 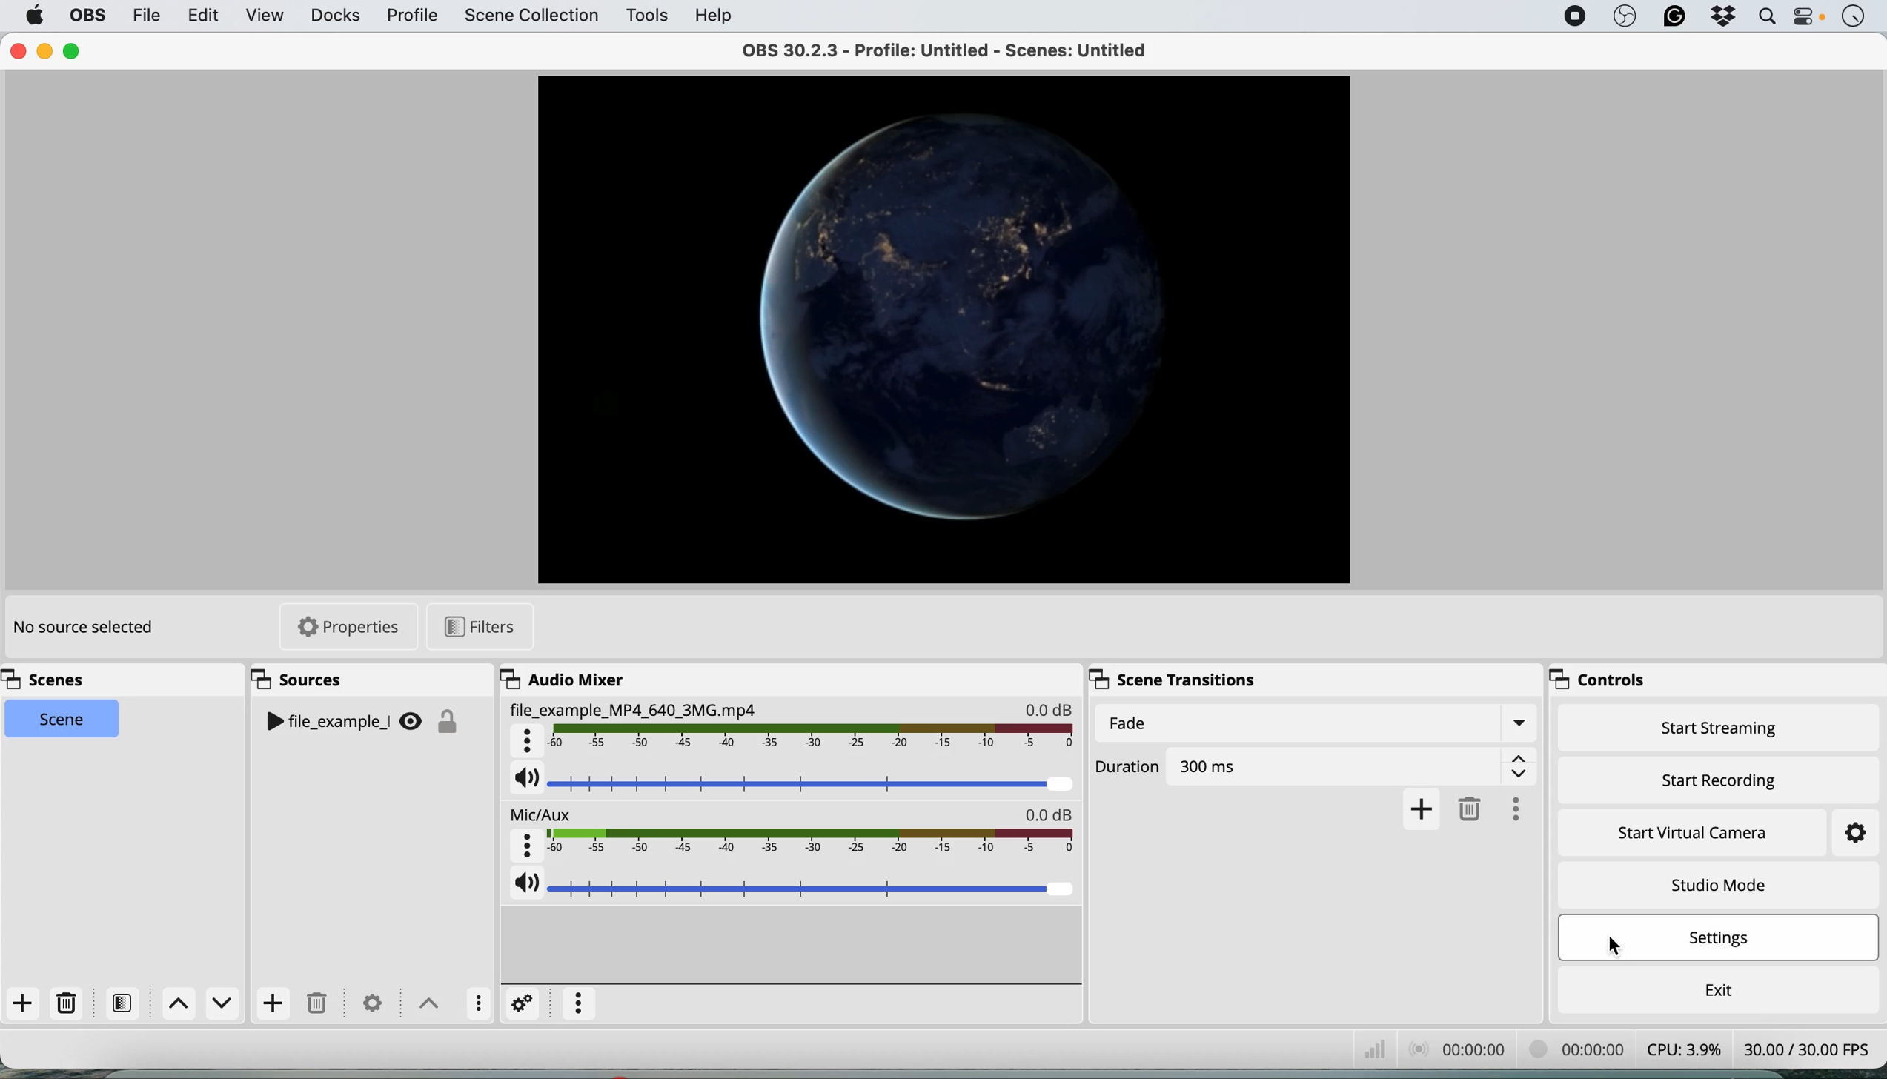 I want to click on settings, so click(x=1725, y=940).